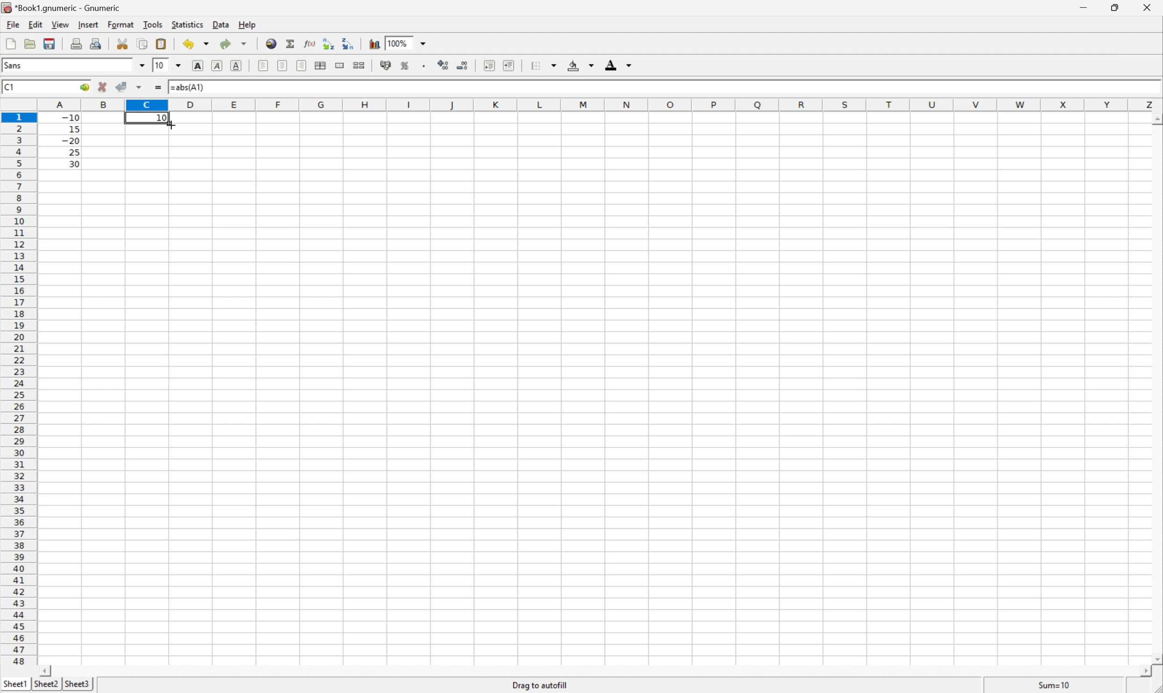 This screenshot has height=693, width=1163. What do you see at coordinates (11, 44) in the screenshot?
I see `File` at bounding box center [11, 44].